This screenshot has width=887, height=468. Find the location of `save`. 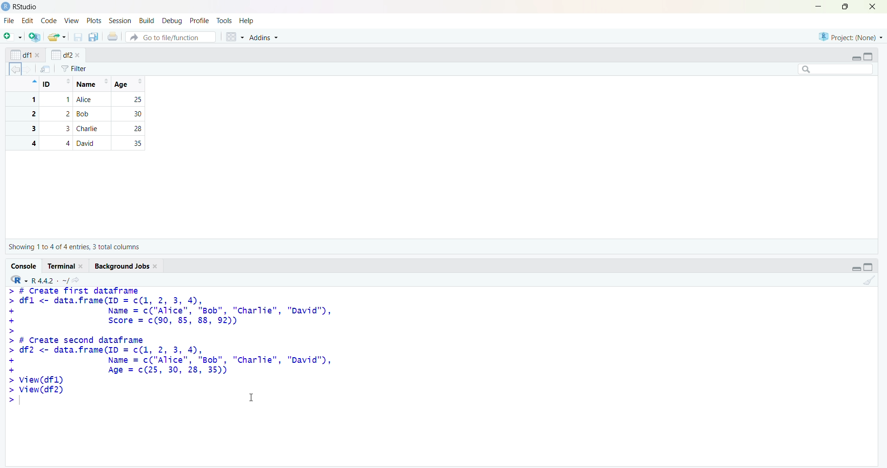

save is located at coordinates (79, 37).